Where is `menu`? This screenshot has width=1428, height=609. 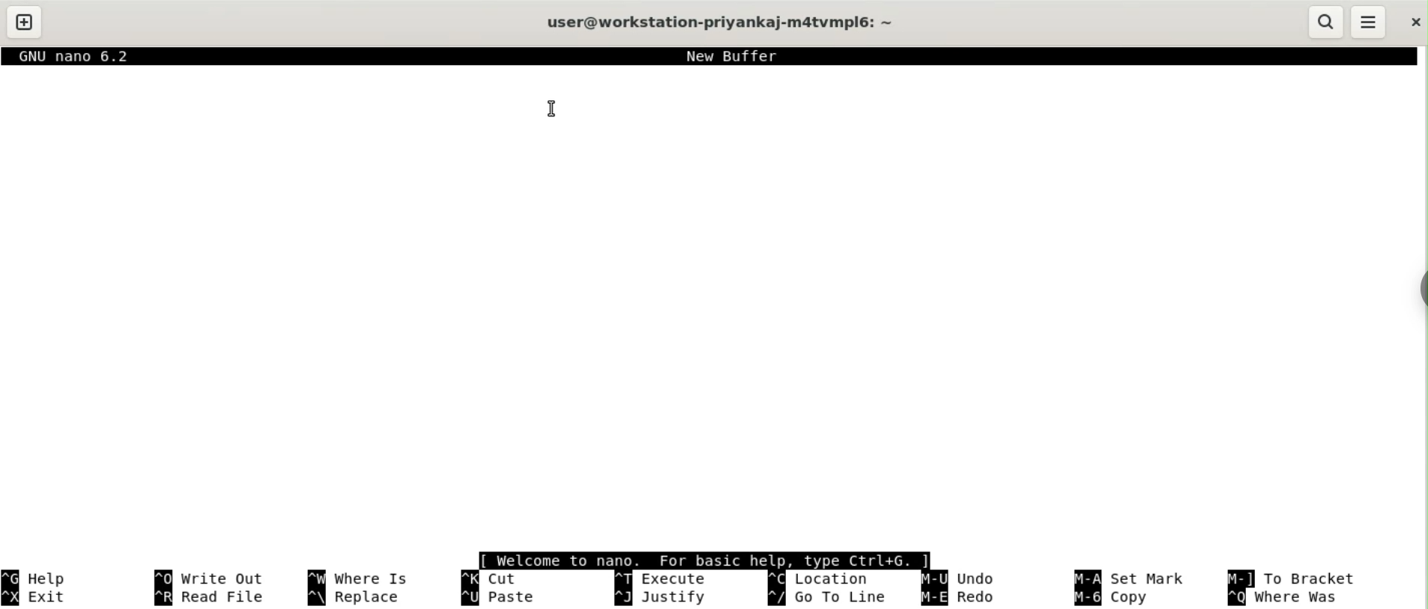
menu is located at coordinates (1367, 22).